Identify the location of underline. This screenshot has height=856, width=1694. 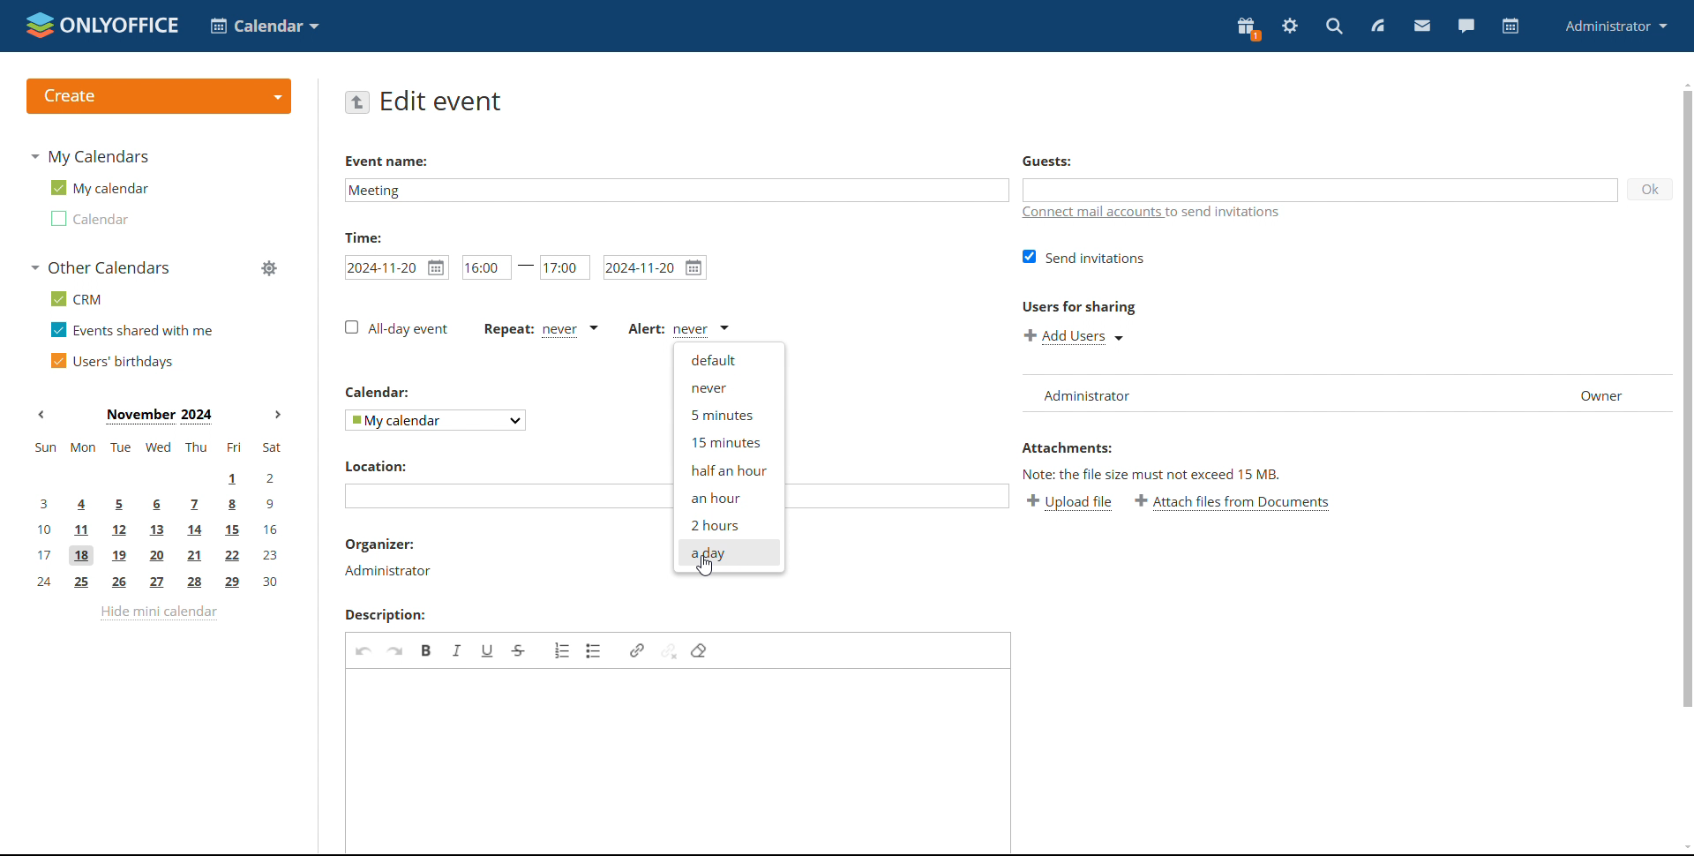
(489, 650).